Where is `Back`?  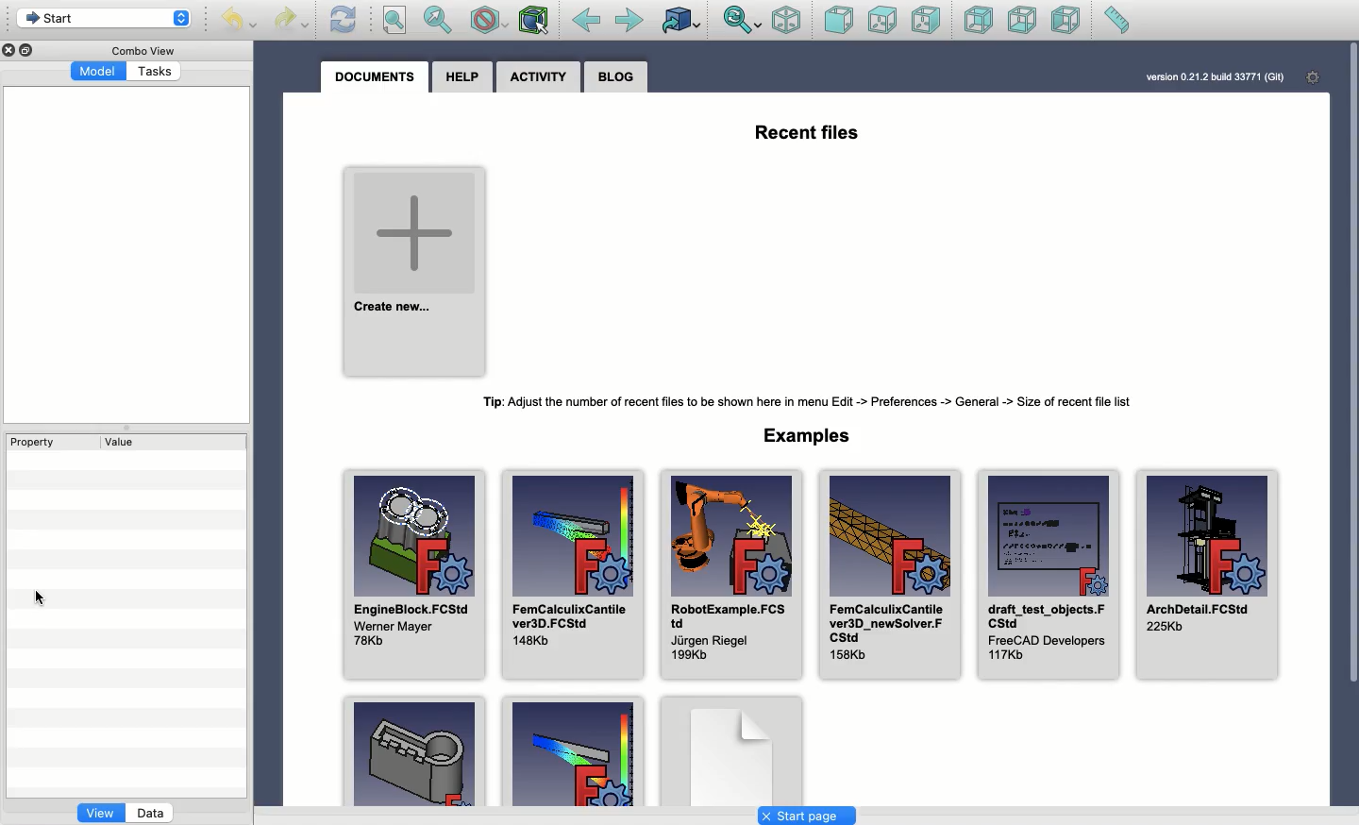
Back is located at coordinates (584, 24).